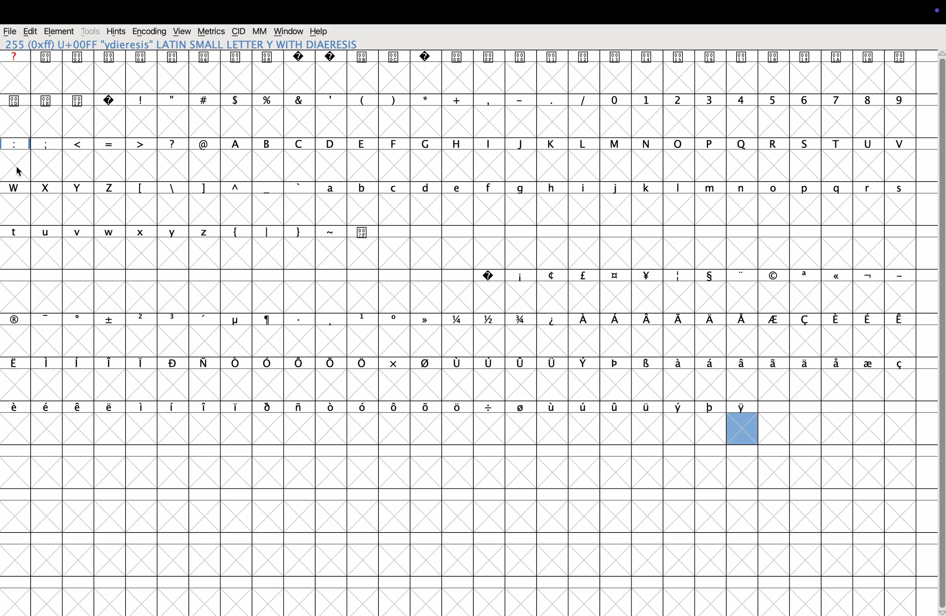 This screenshot has height=616, width=946. Describe the element at coordinates (940, 312) in the screenshot. I see `vertical scroll bar` at that location.